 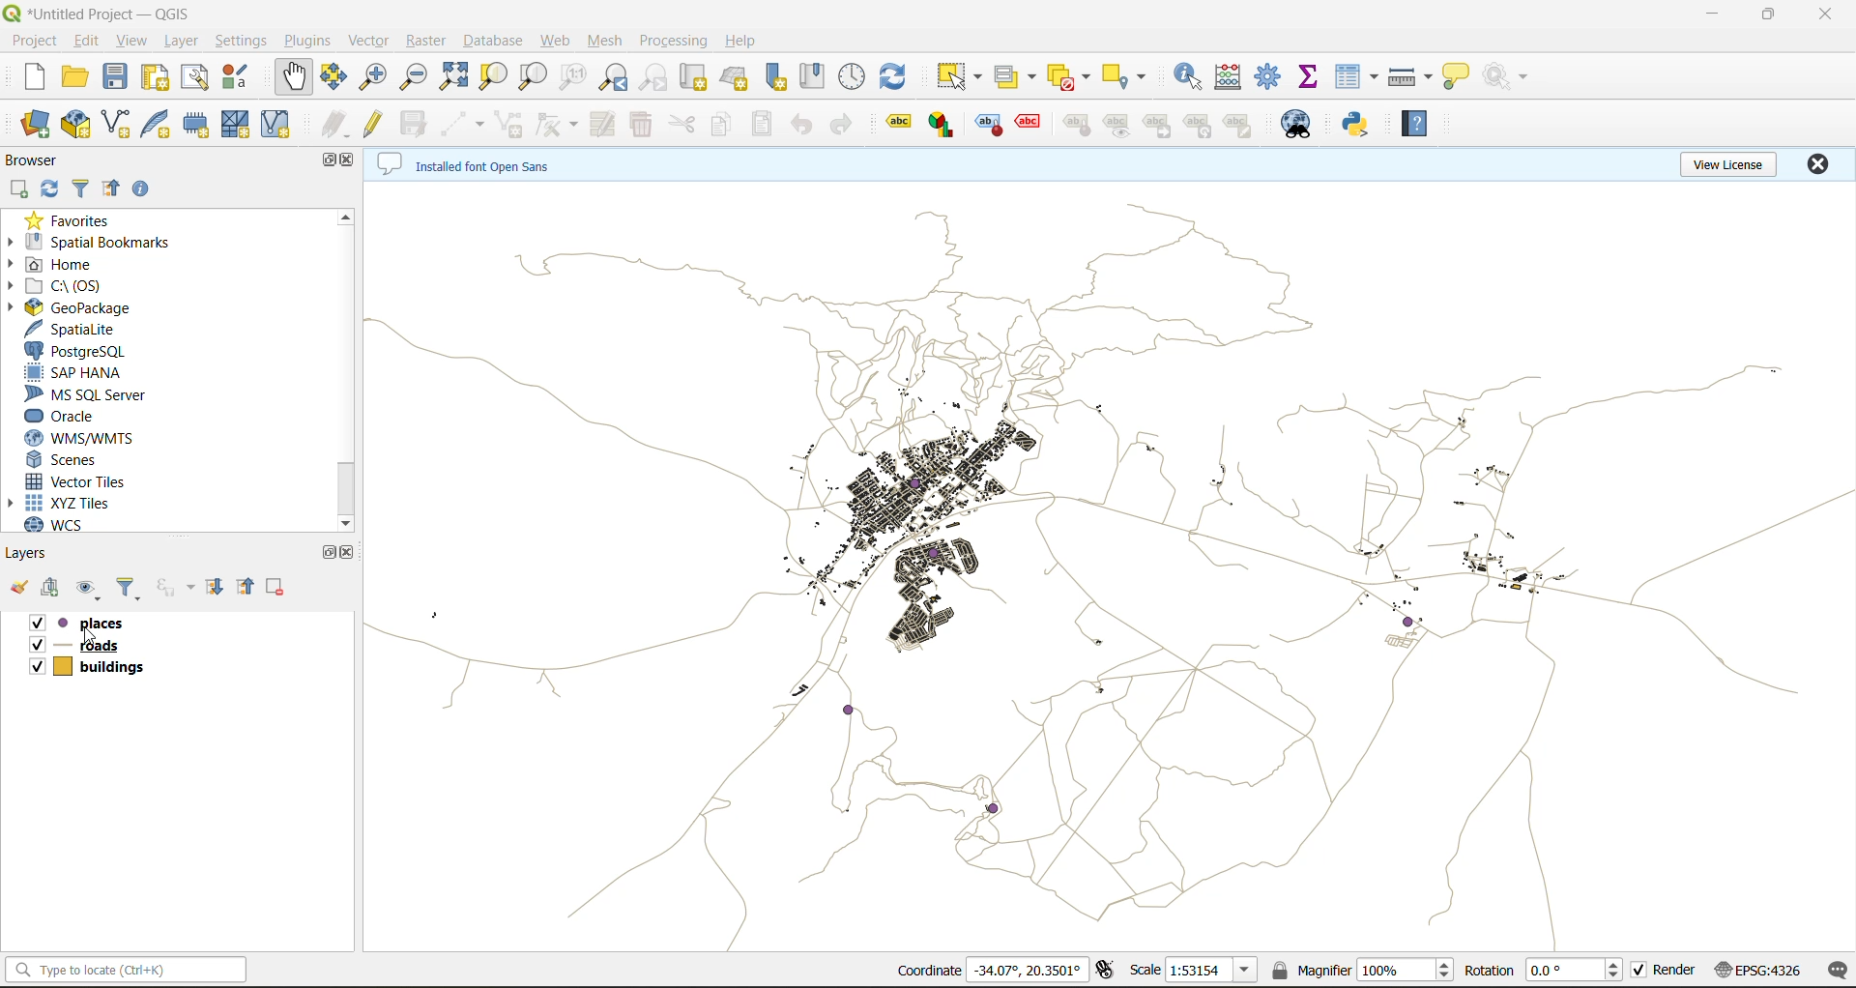 What do you see at coordinates (508, 122) in the screenshot?
I see `add polygon` at bounding box center [508, 122].